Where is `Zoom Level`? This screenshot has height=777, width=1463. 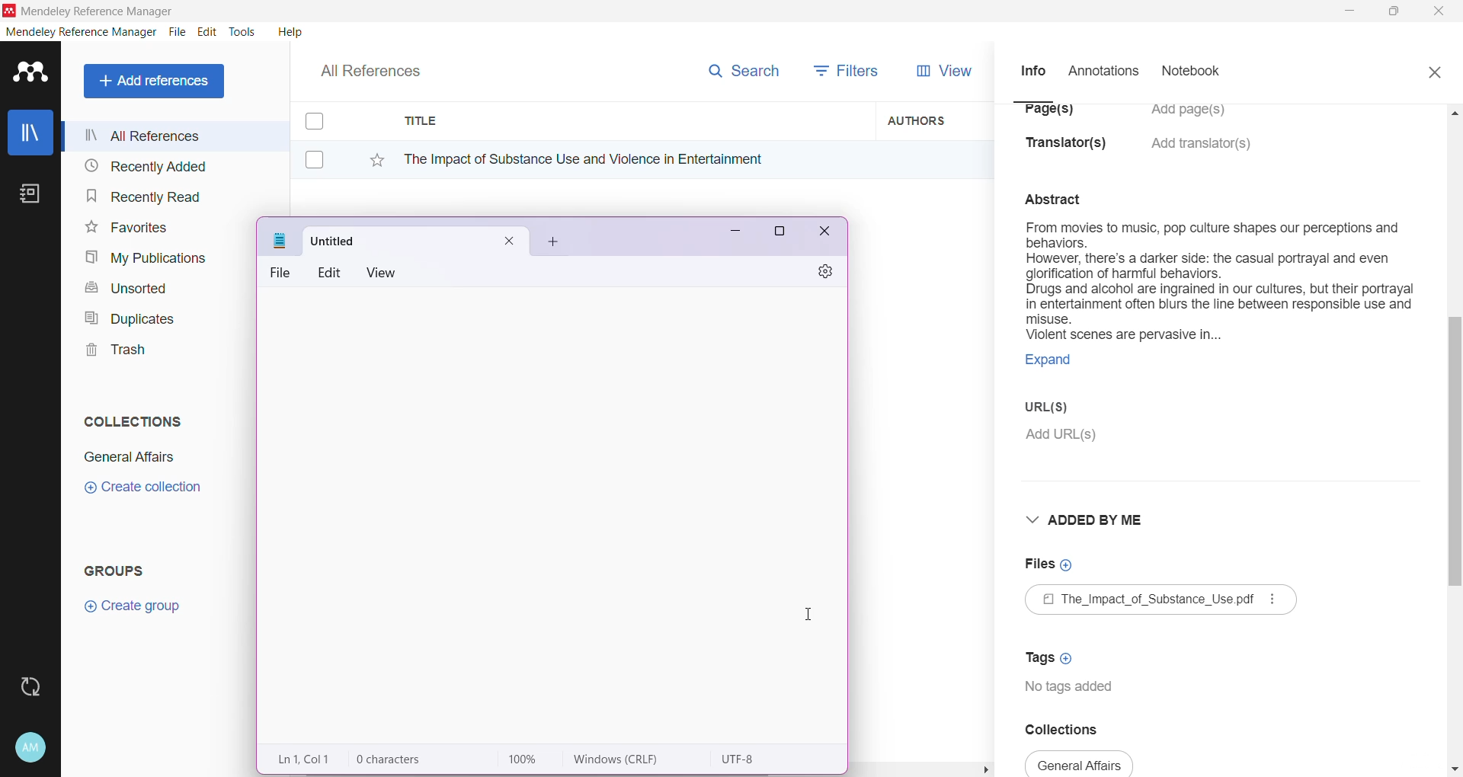
Zoom Level is located at coordinates (530, 759).